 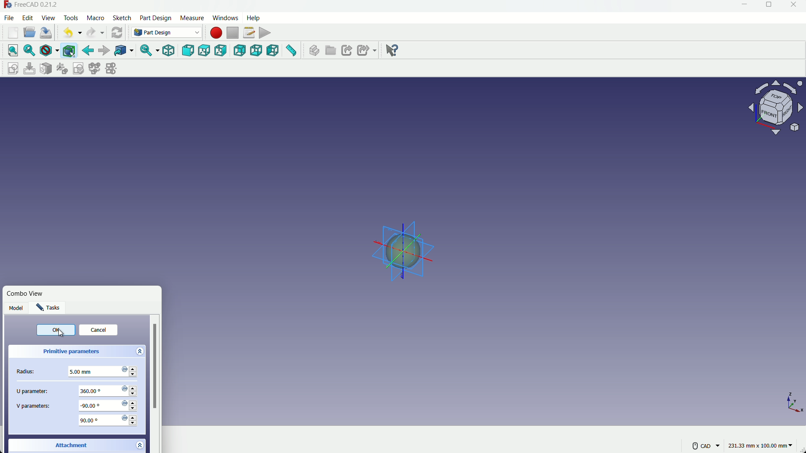 What do you see at coordinates (273, 50) in the screenshot?
I see `left view` at bounding box center [273, 50].